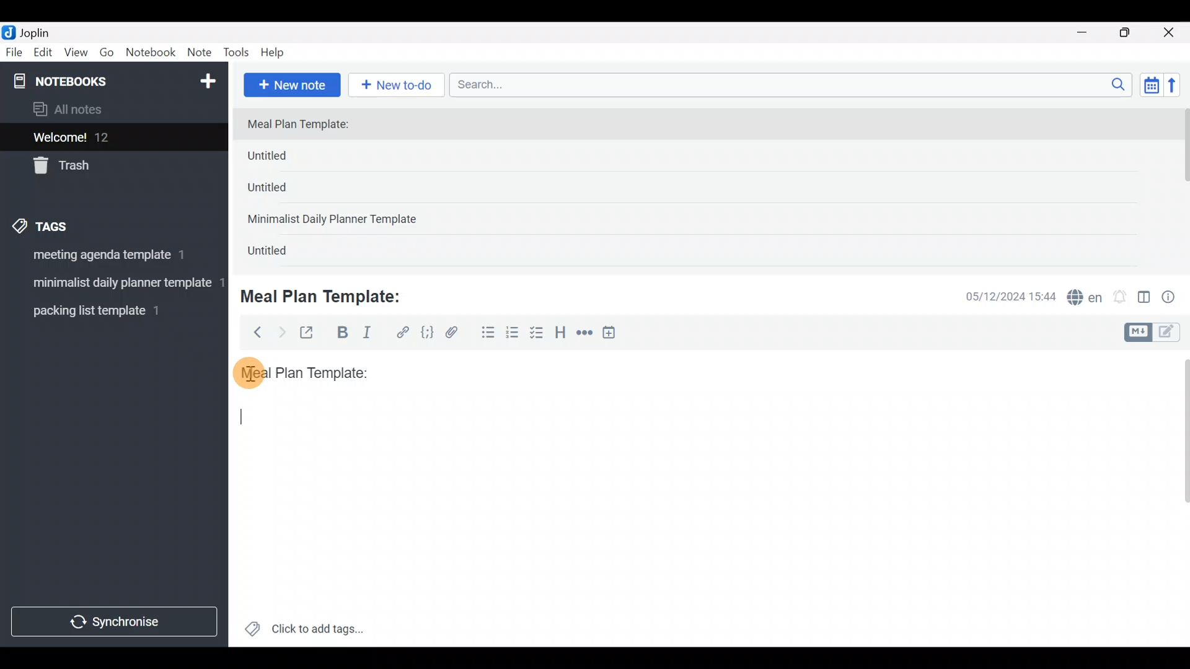 The width and height of the screenshot is (1190, 669). What do you see at coordinates (116, 621) in the screenshot?
I see `Synchronize` at bounding box center [116, 621].